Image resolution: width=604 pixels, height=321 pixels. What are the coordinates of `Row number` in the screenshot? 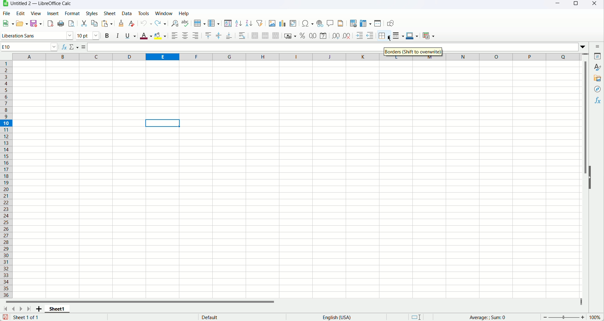 It's located at (7, 180).